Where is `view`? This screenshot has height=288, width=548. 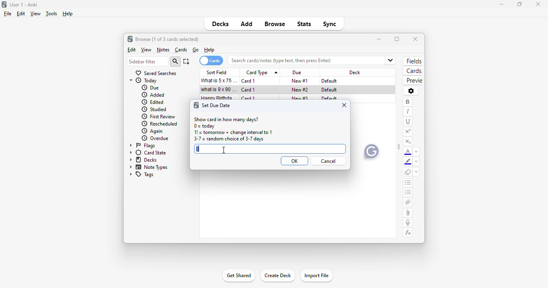 view is located at coordinates (35, 14).